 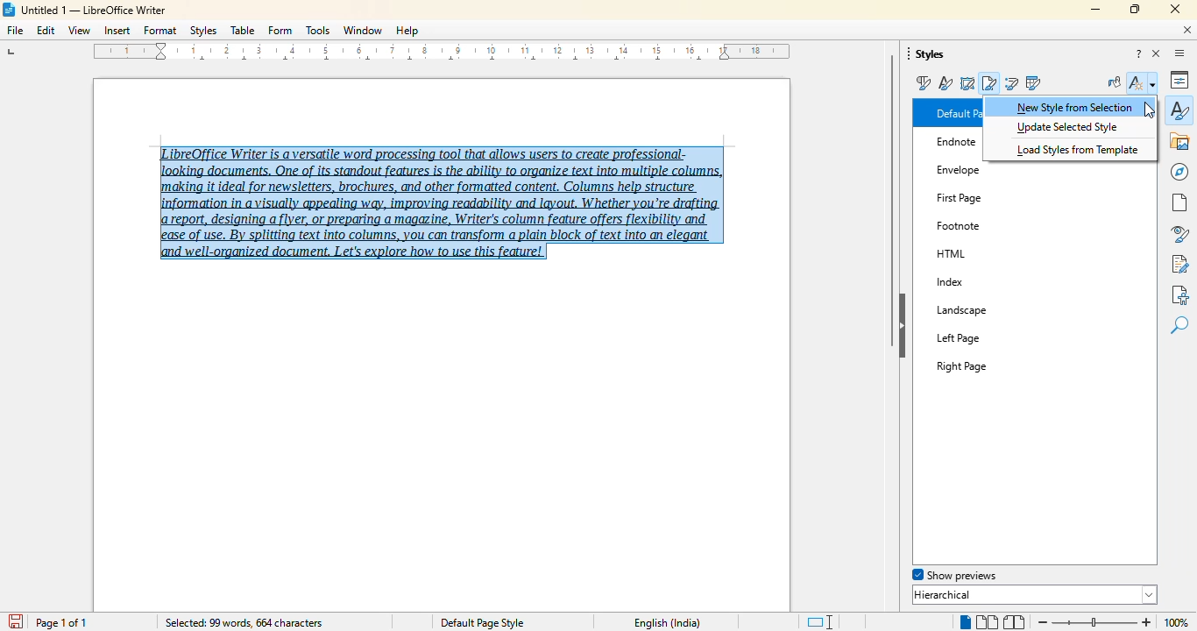 I want to click on character styles, so click(x=946, y=83).